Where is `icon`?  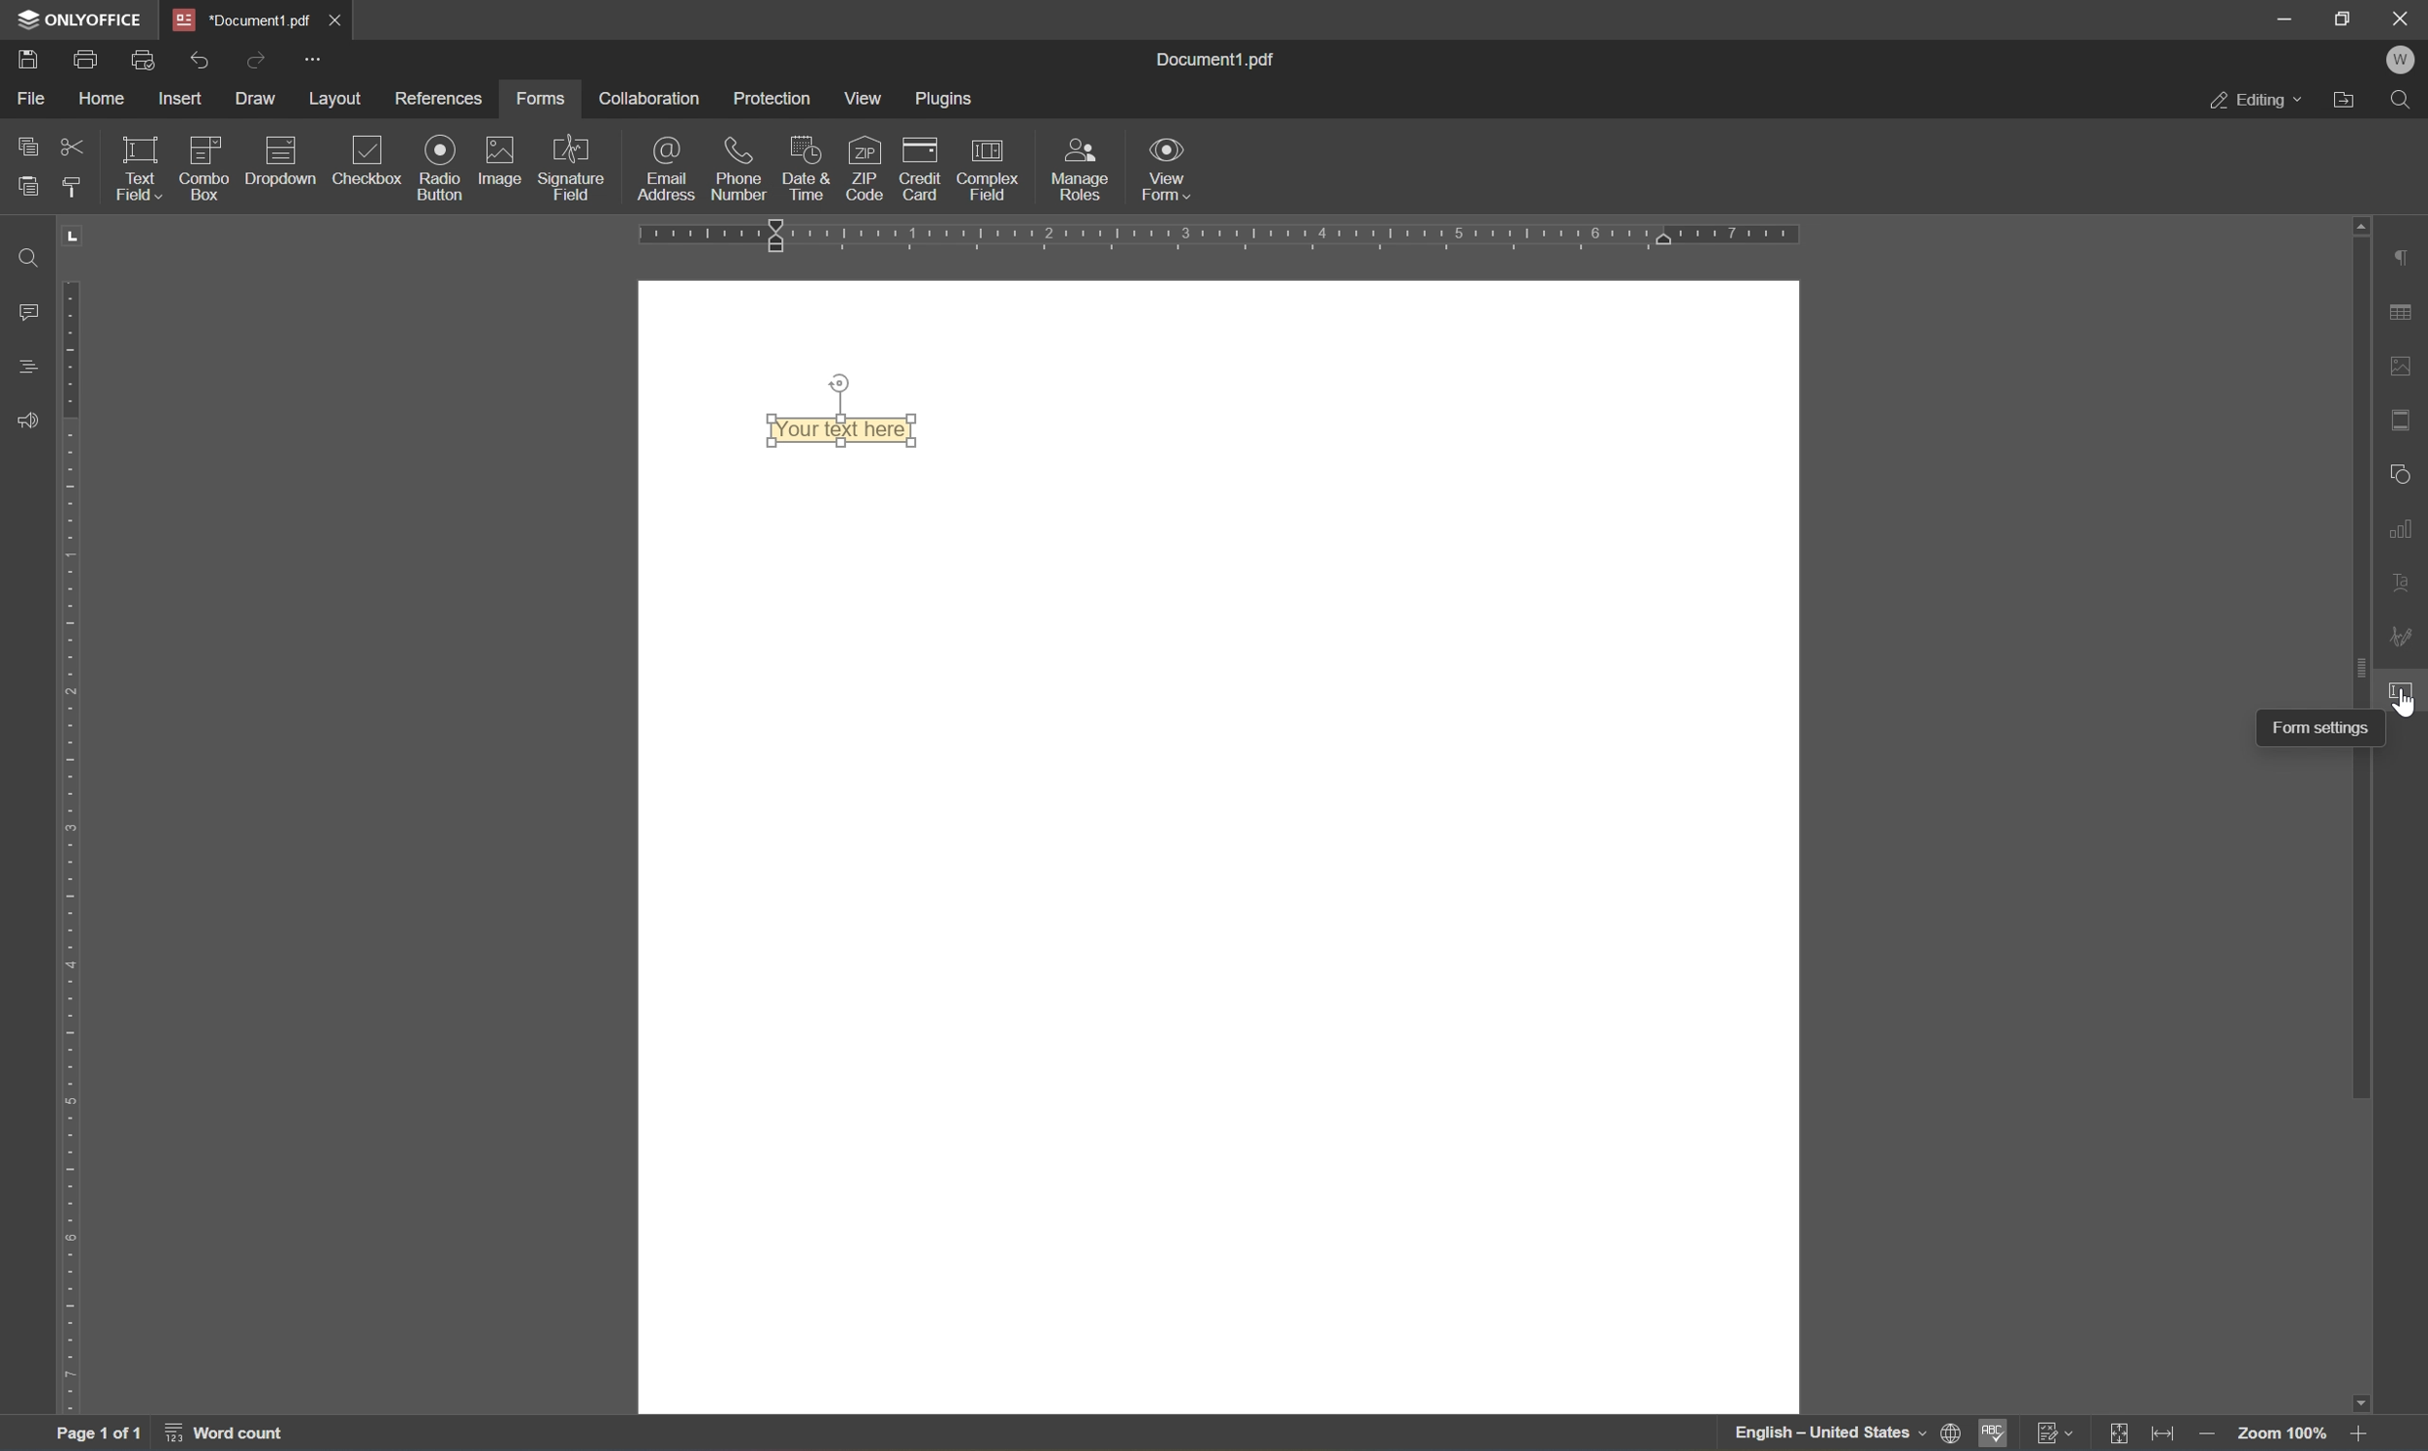 icon is located at coordinates (207, 145).